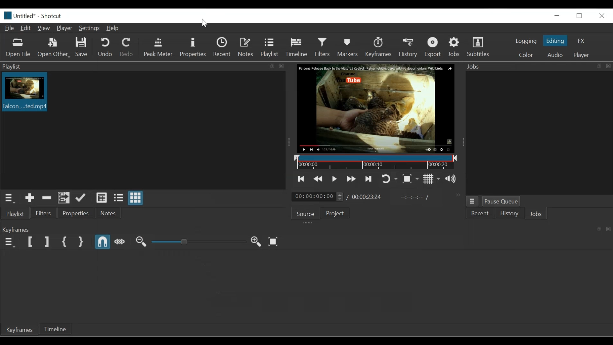 The width and height of the screenshot is (613, 345). What do you see at coordinates (526, 54) in the screenshot?
I see `Color` at bounding box center [526, 54].